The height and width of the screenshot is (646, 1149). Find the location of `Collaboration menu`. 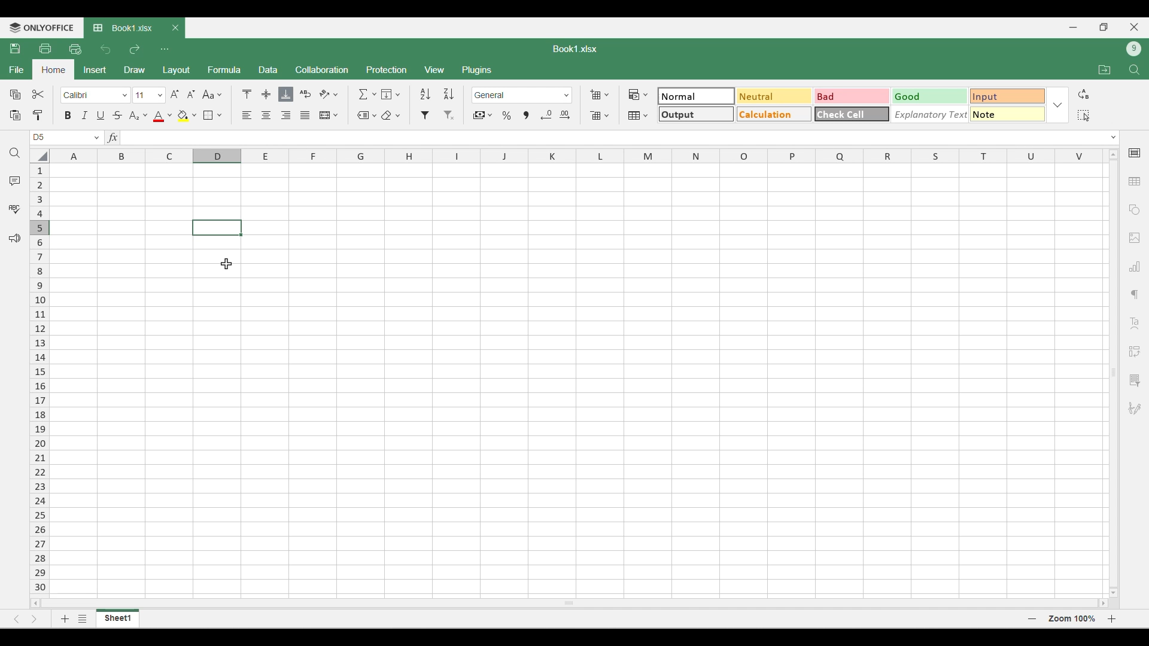

Collaboration menu is located at coordinates (323, 69).